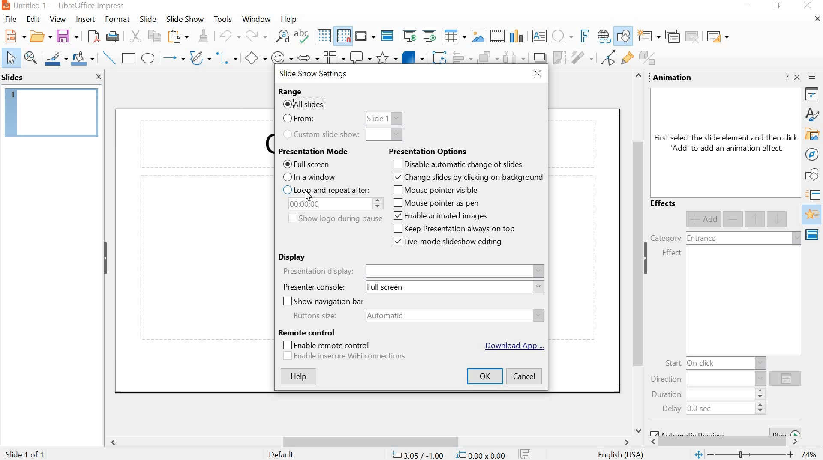  Describe the element at coordinates (52, 113) in the screenshot. I see `slide 1` at that location.